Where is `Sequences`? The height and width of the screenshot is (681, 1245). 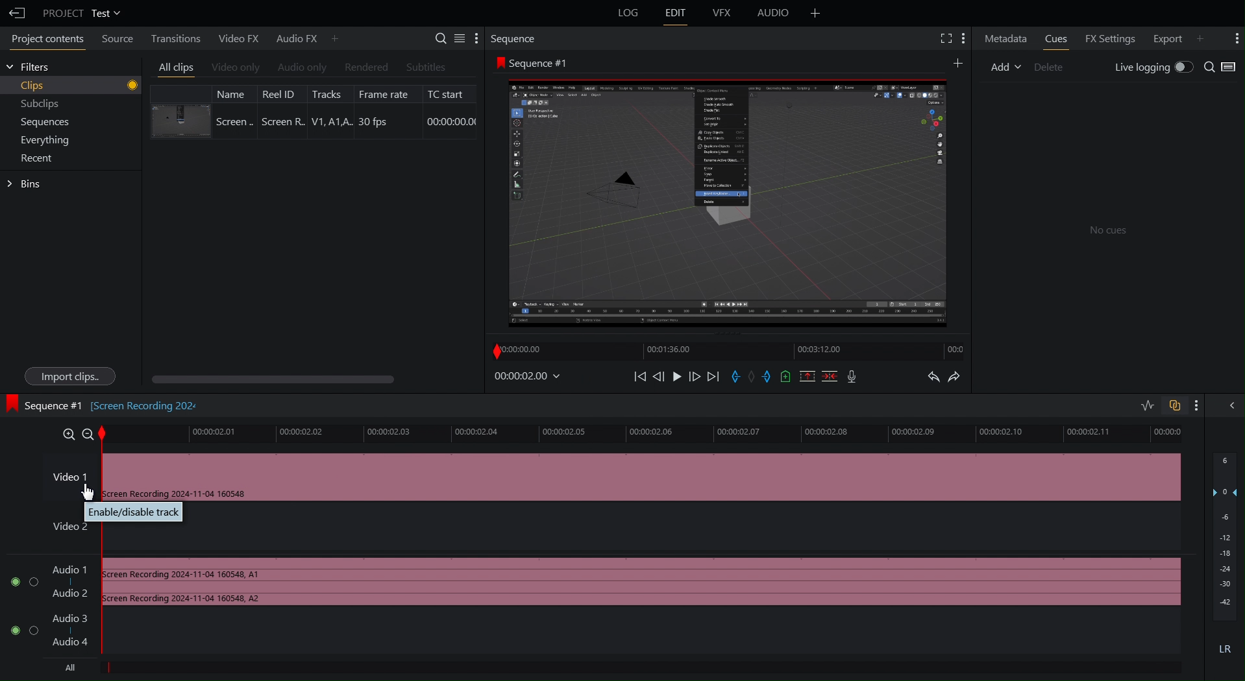
Sequences is located at coordinates (38, 123).